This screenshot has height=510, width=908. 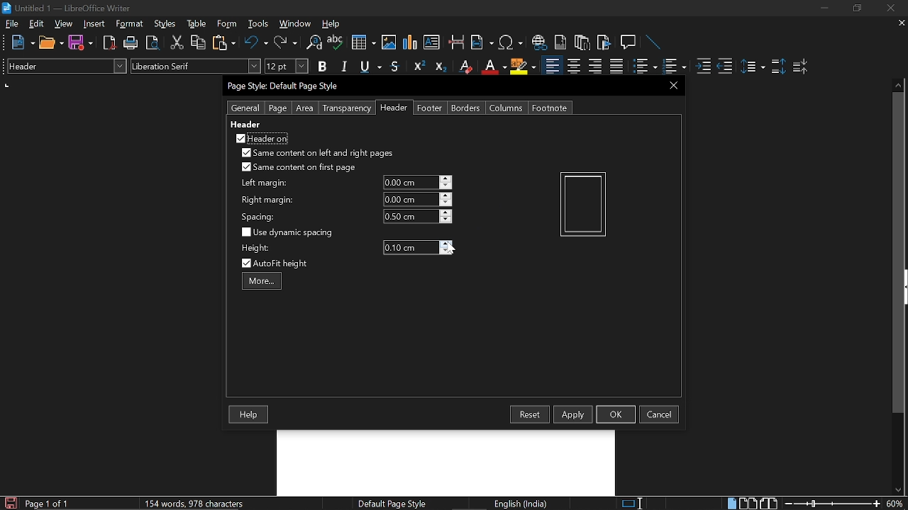 What do you see at coordinates (770, 503) in the screenshot?
I see `Book view` at bounding box center [770, 503].